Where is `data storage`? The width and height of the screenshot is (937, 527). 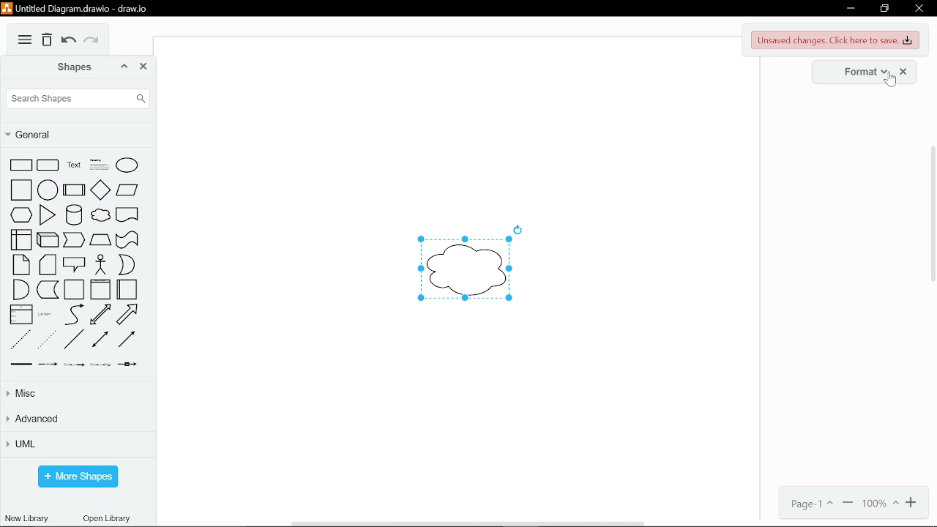 data storage is located at coordinates (48, 290).